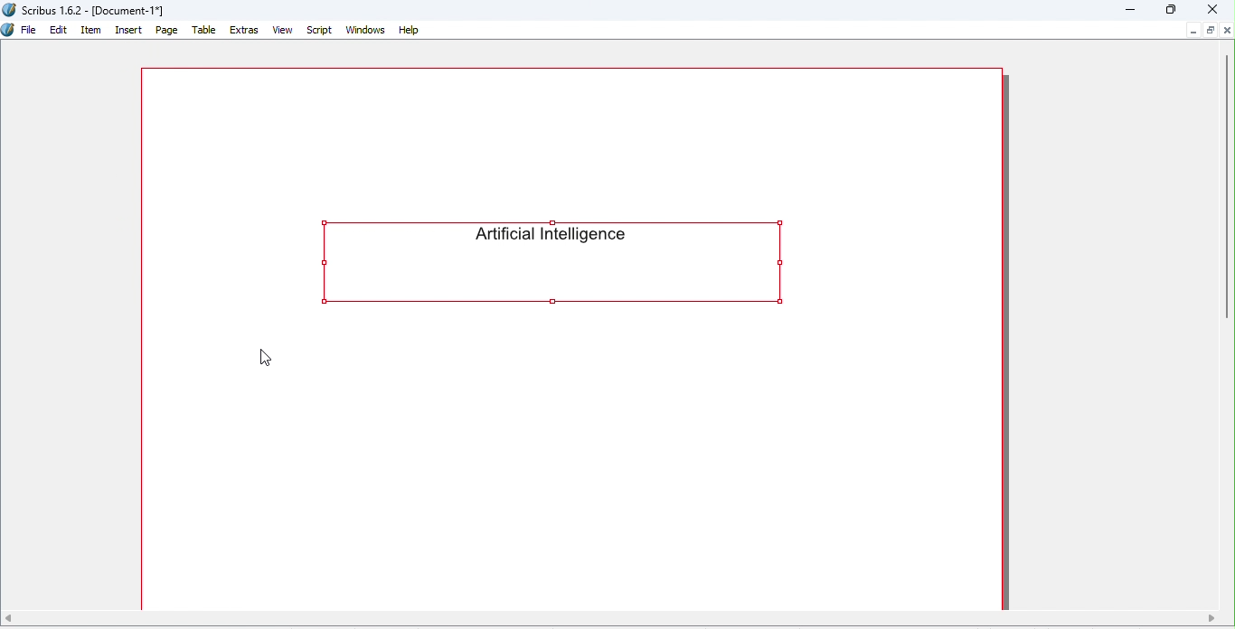 The height and width of the screenshot is (629, 1235). I want to click on Icon, so click(8, 31).